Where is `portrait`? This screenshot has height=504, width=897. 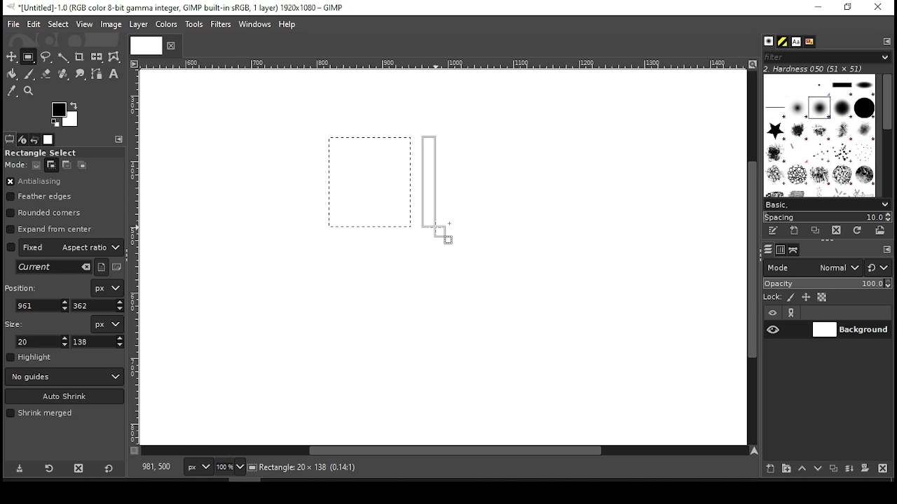
portrait is located at coordinates (102, 267).